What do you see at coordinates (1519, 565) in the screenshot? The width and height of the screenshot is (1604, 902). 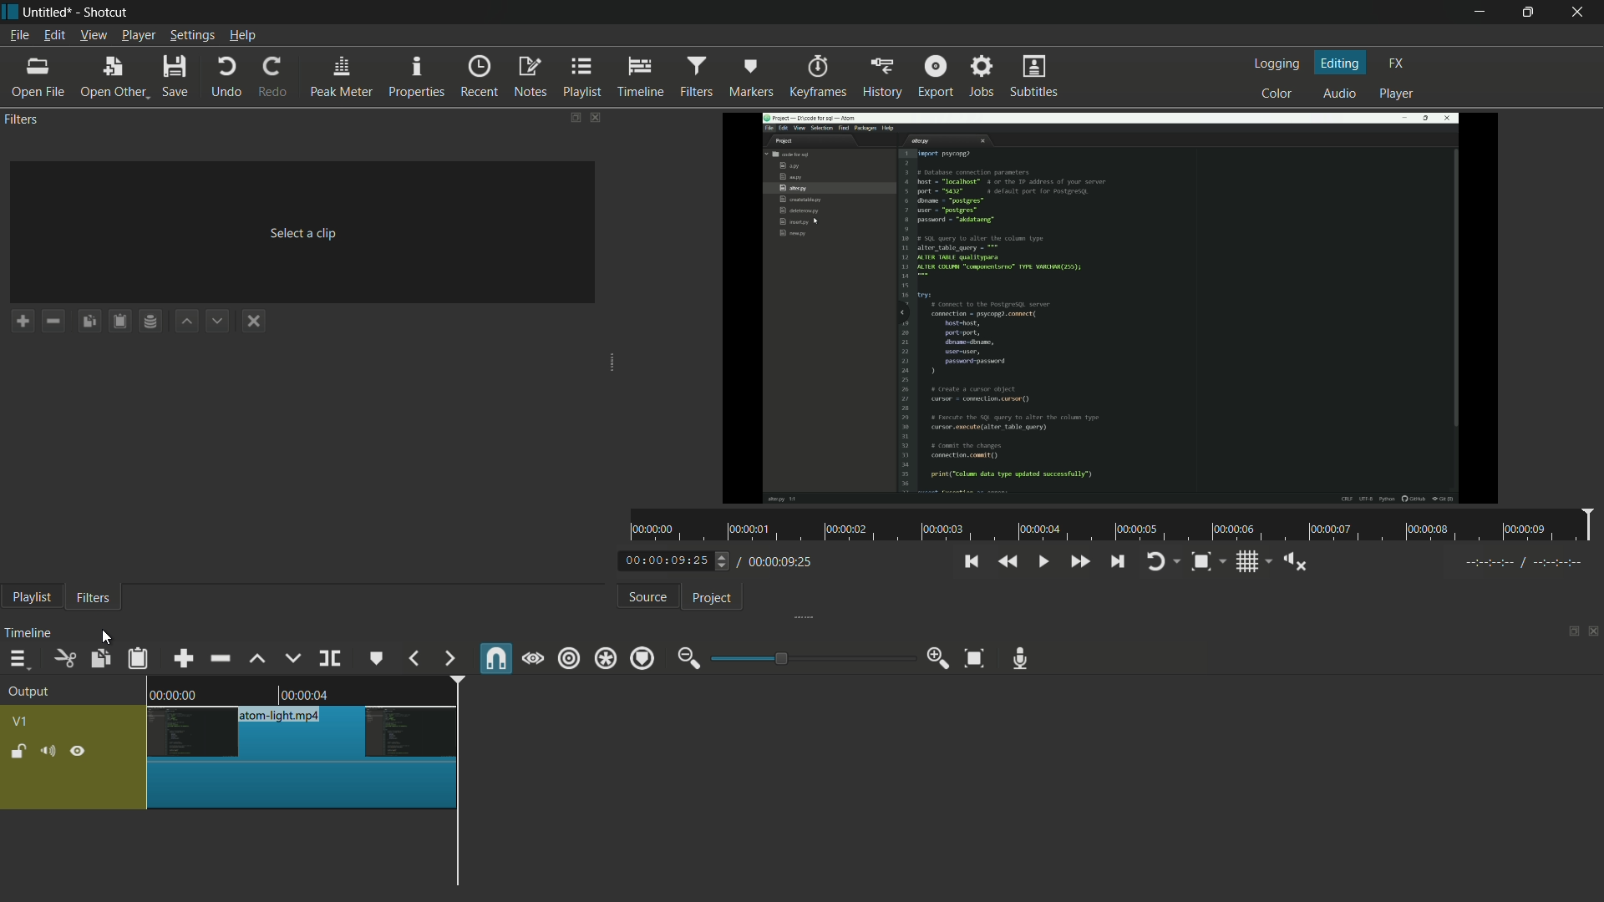 I see `` at bounding box center [1519, 565].